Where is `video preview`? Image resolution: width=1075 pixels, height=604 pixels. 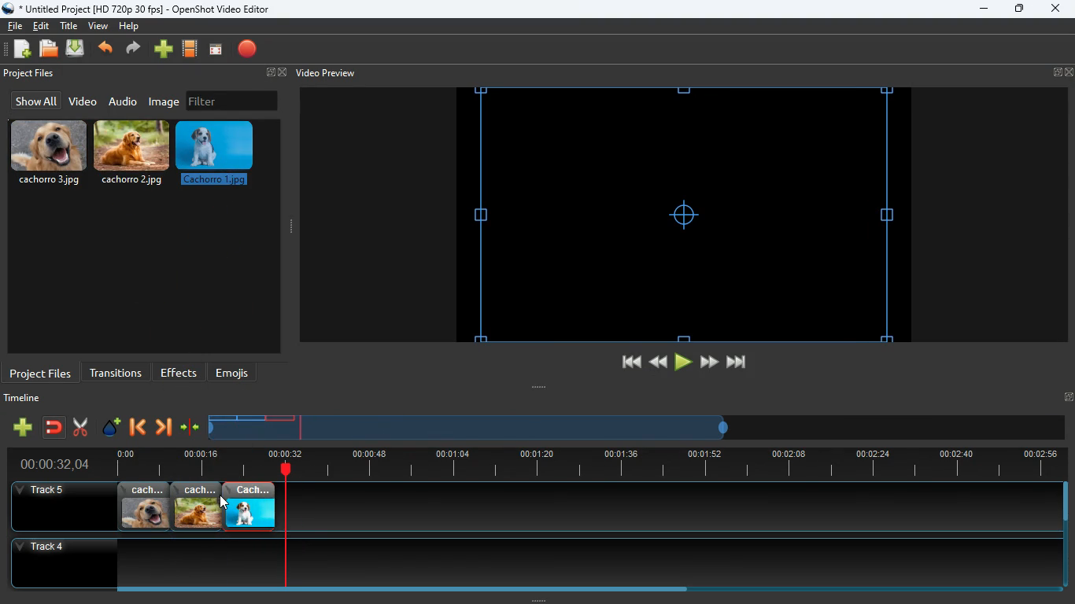 video preview is located at coordinates (324, 73).